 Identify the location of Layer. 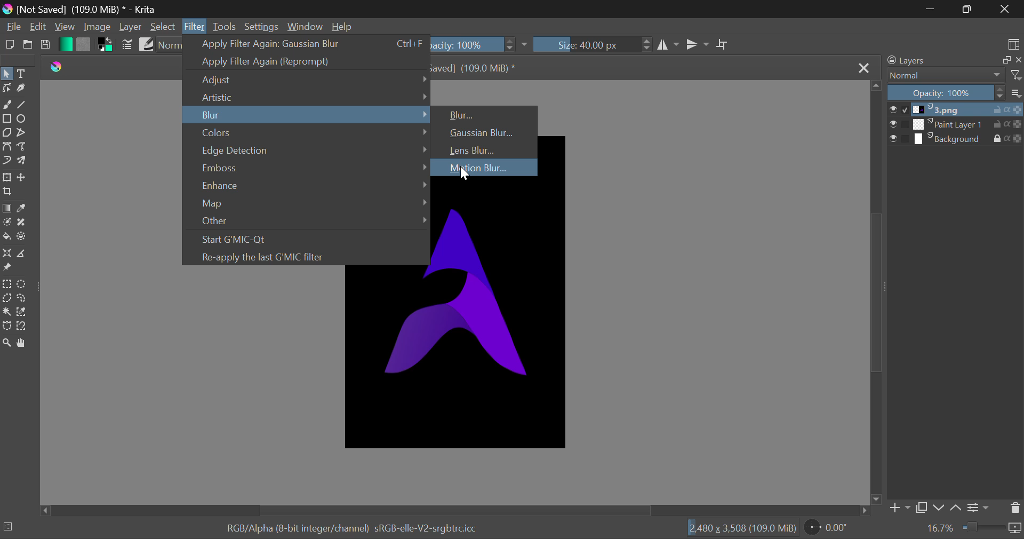
(131, 27).